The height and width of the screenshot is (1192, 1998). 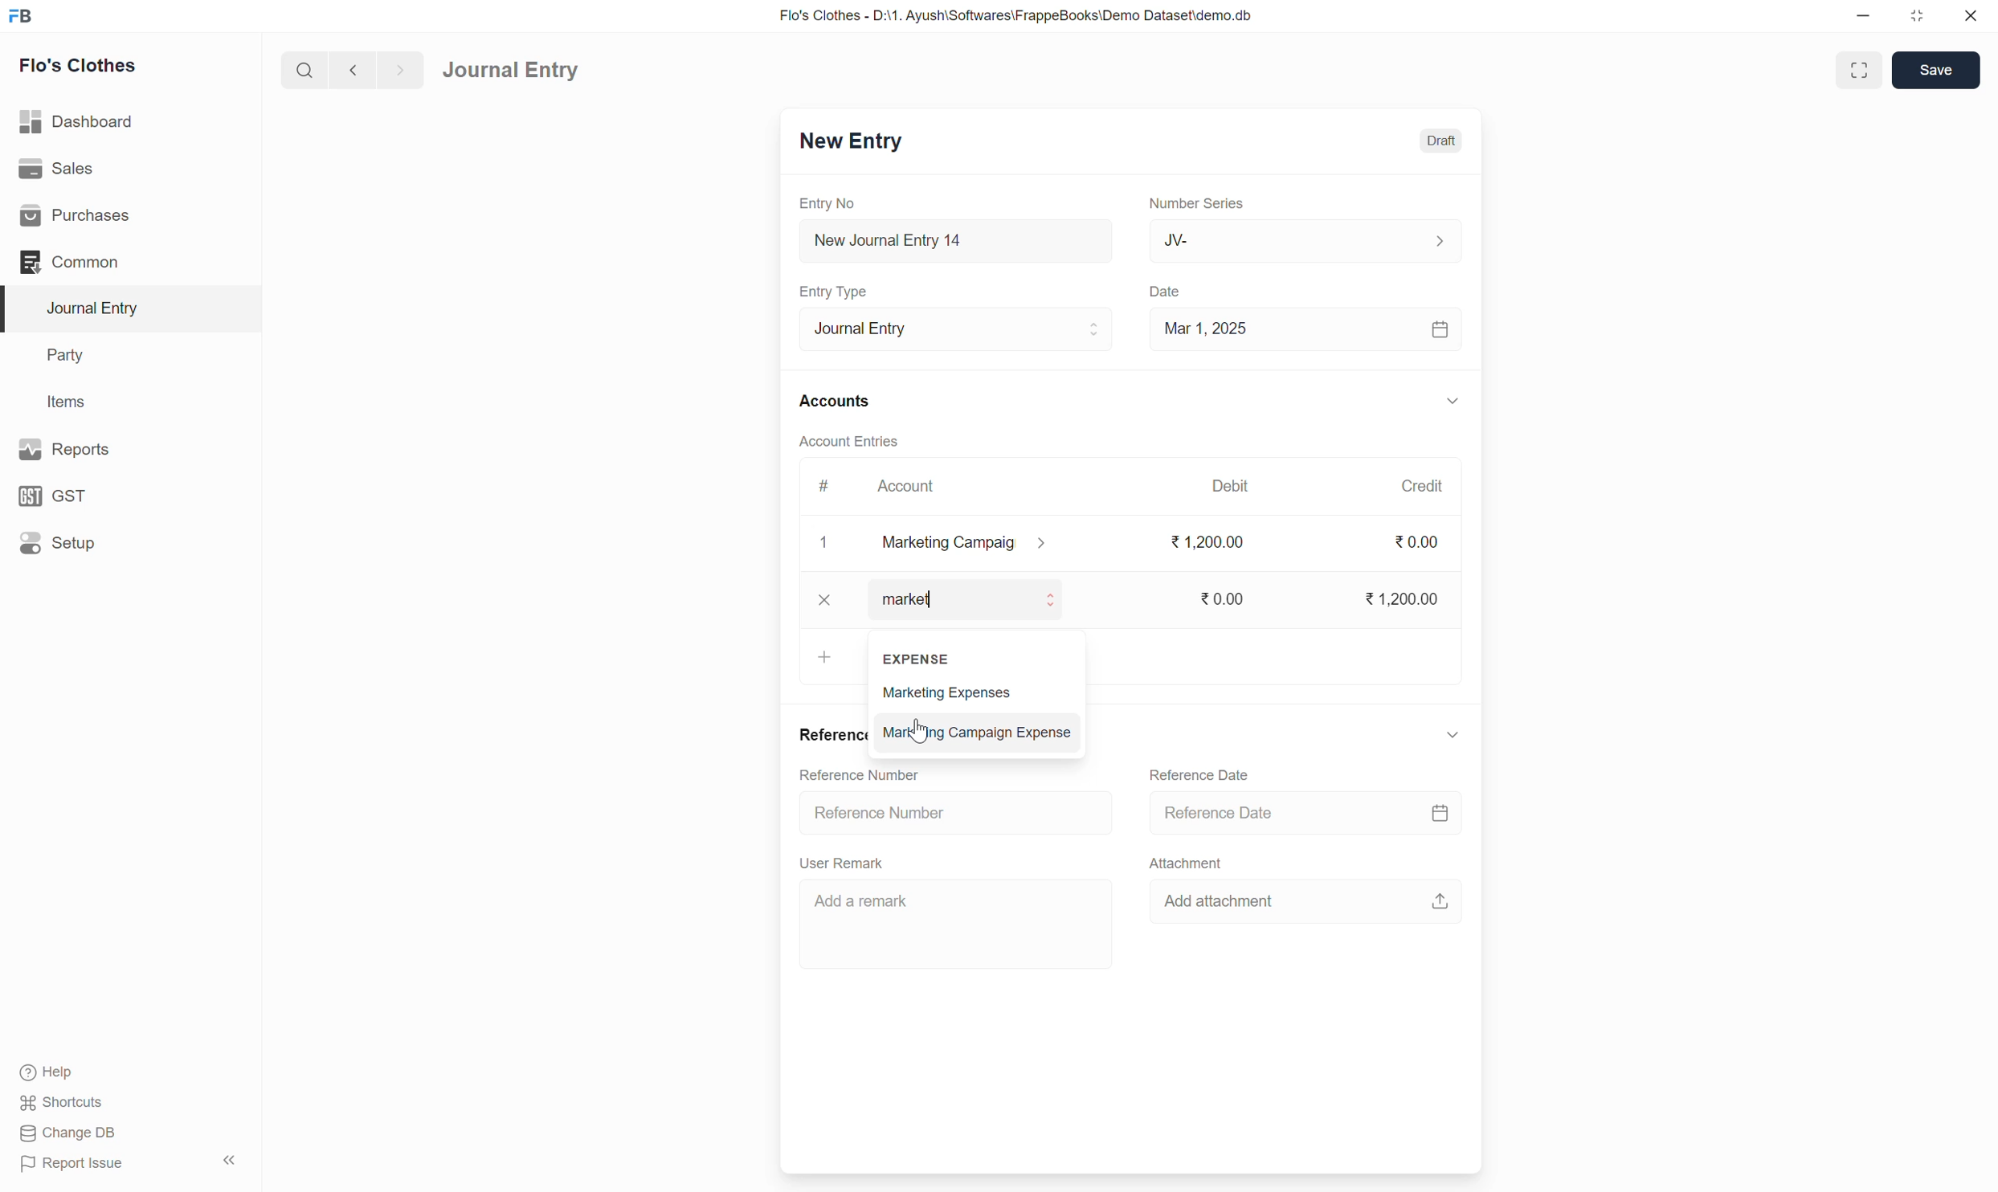 I want to click on close, so click(x=823, y=599).